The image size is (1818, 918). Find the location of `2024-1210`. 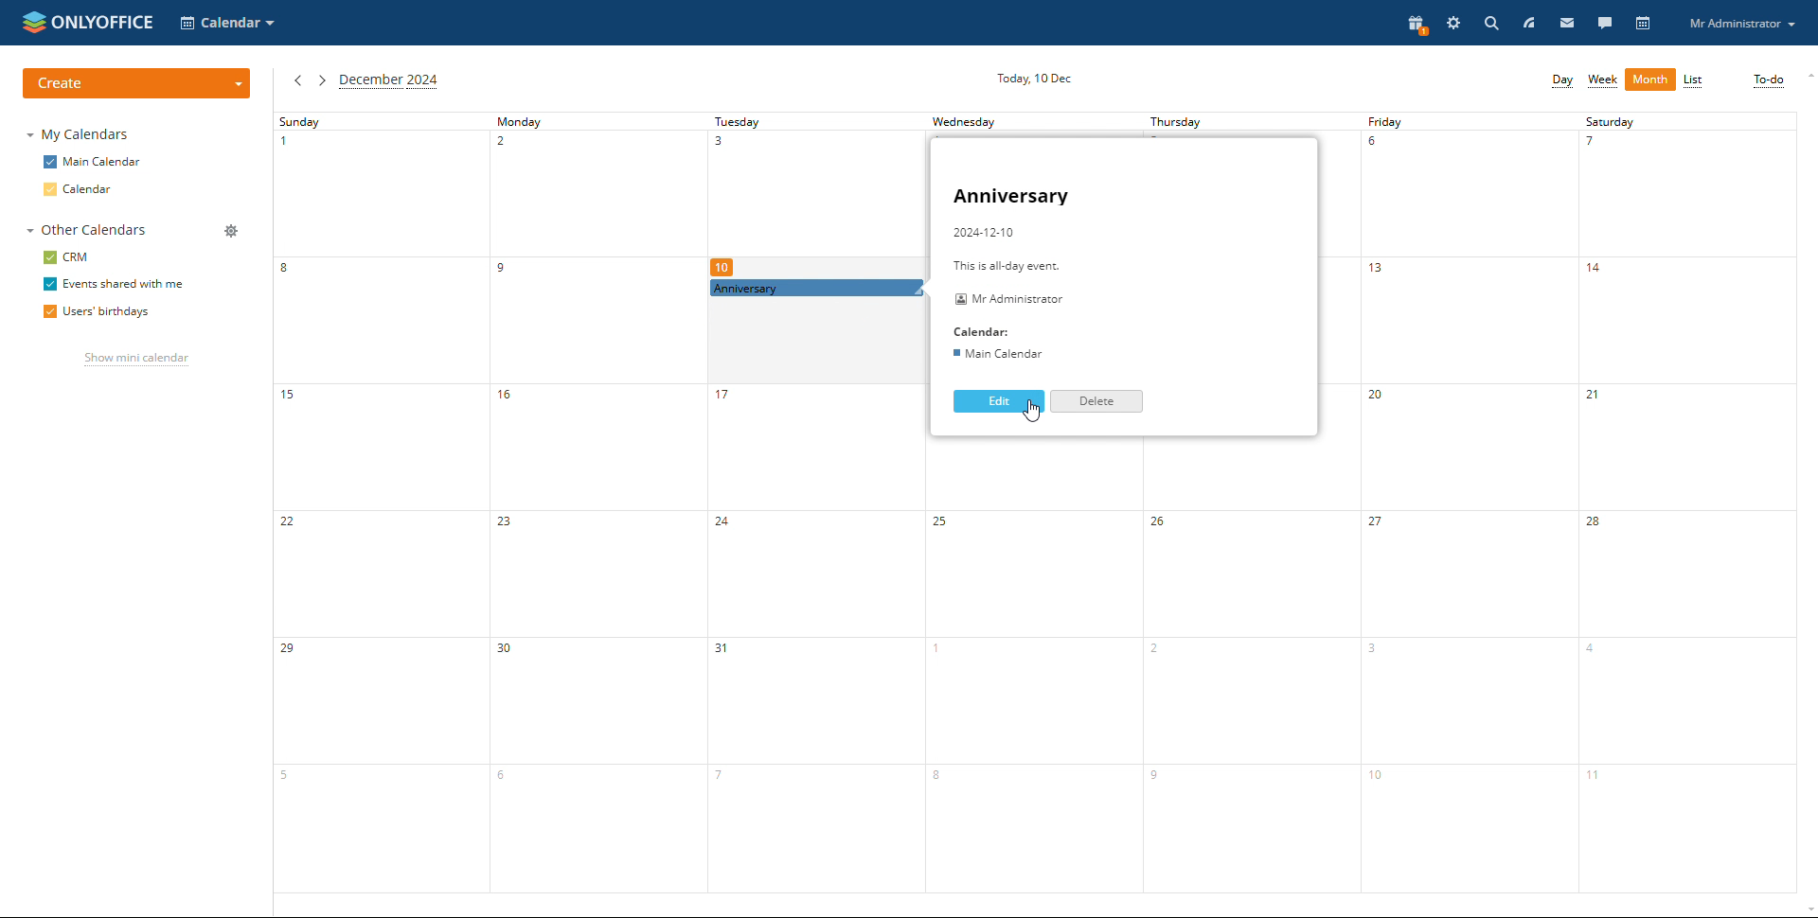

2024-1210 is located at coordinates (987, 231).